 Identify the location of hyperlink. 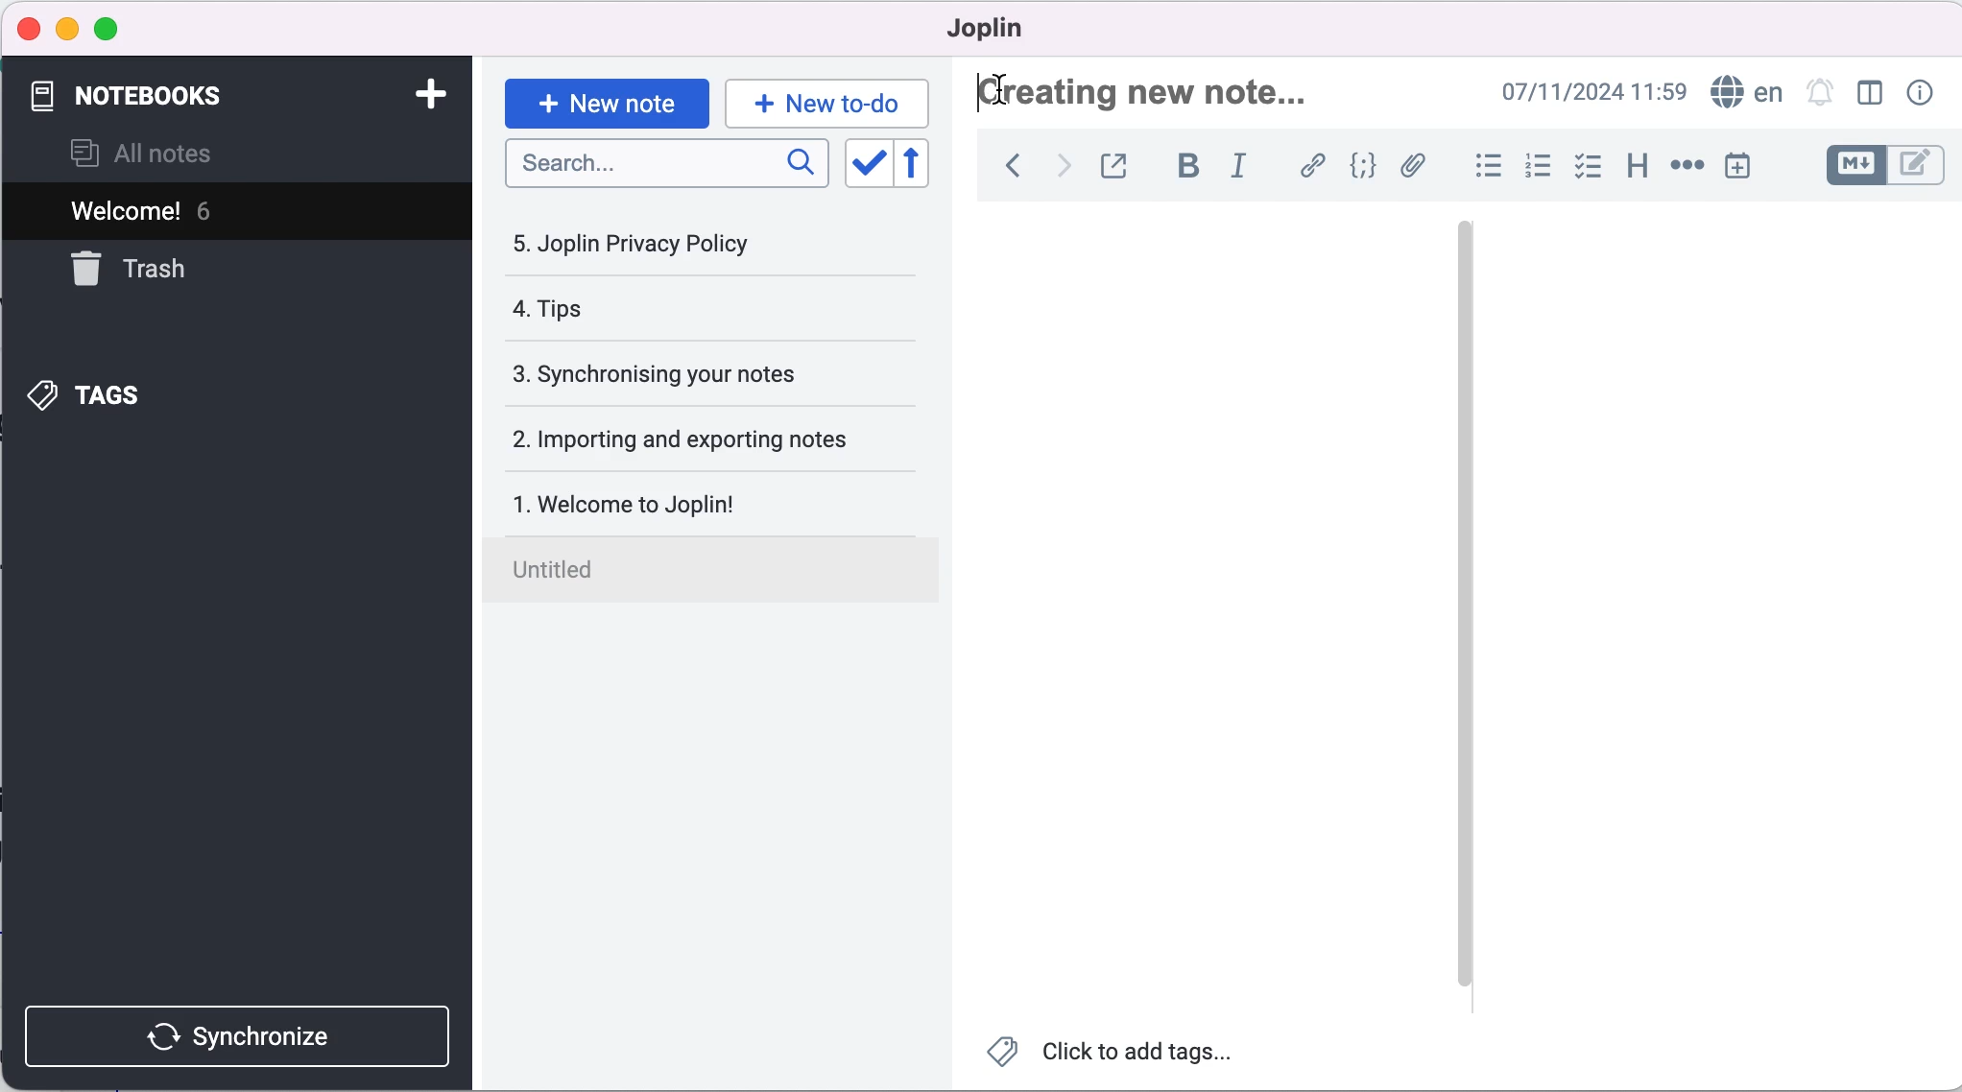
(1311, 165).